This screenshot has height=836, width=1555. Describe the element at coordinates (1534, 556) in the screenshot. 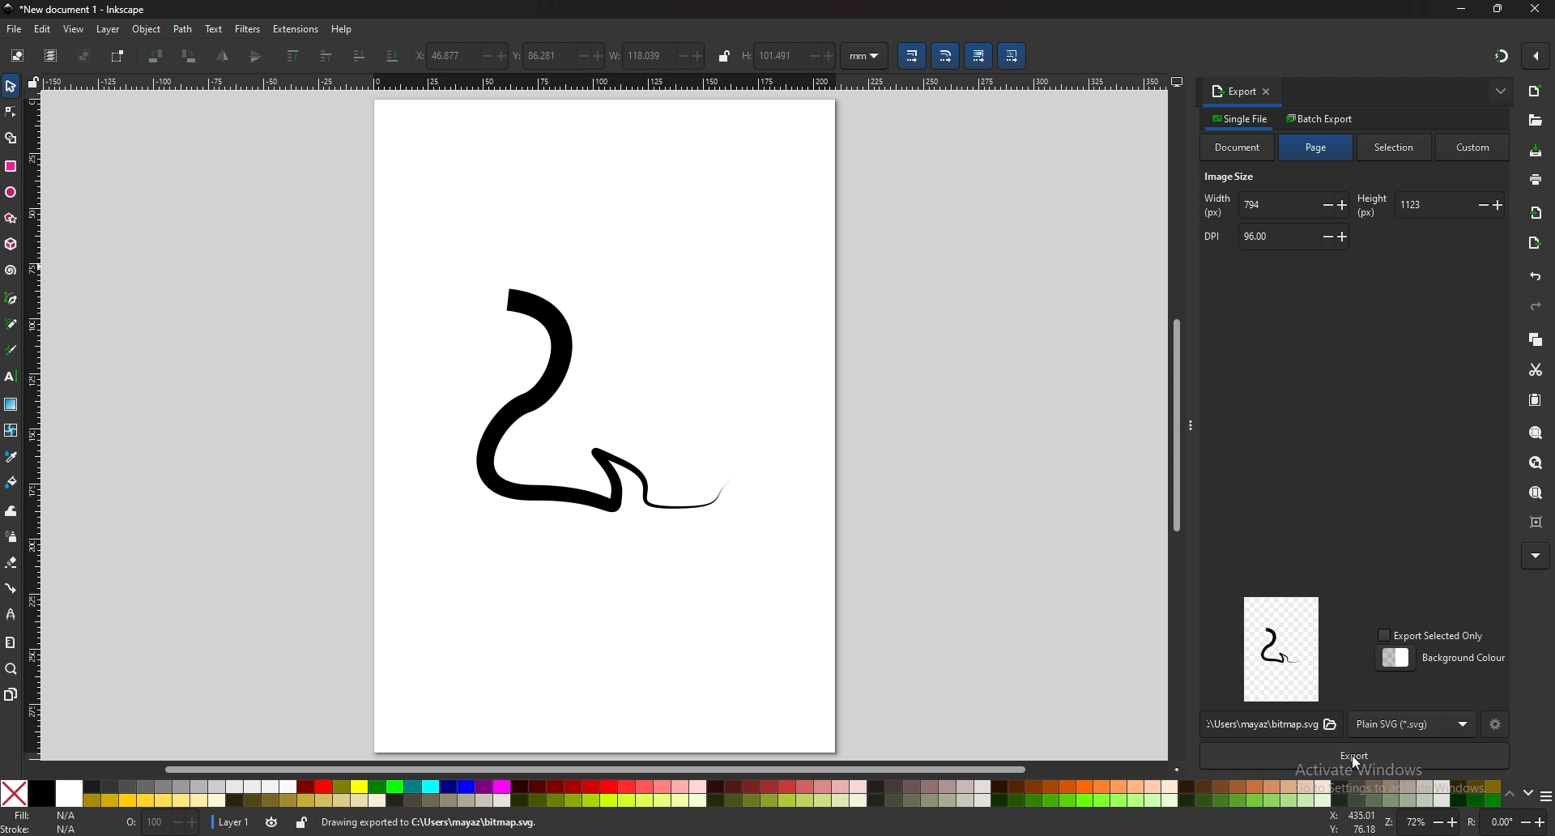

I see `more` at that location.